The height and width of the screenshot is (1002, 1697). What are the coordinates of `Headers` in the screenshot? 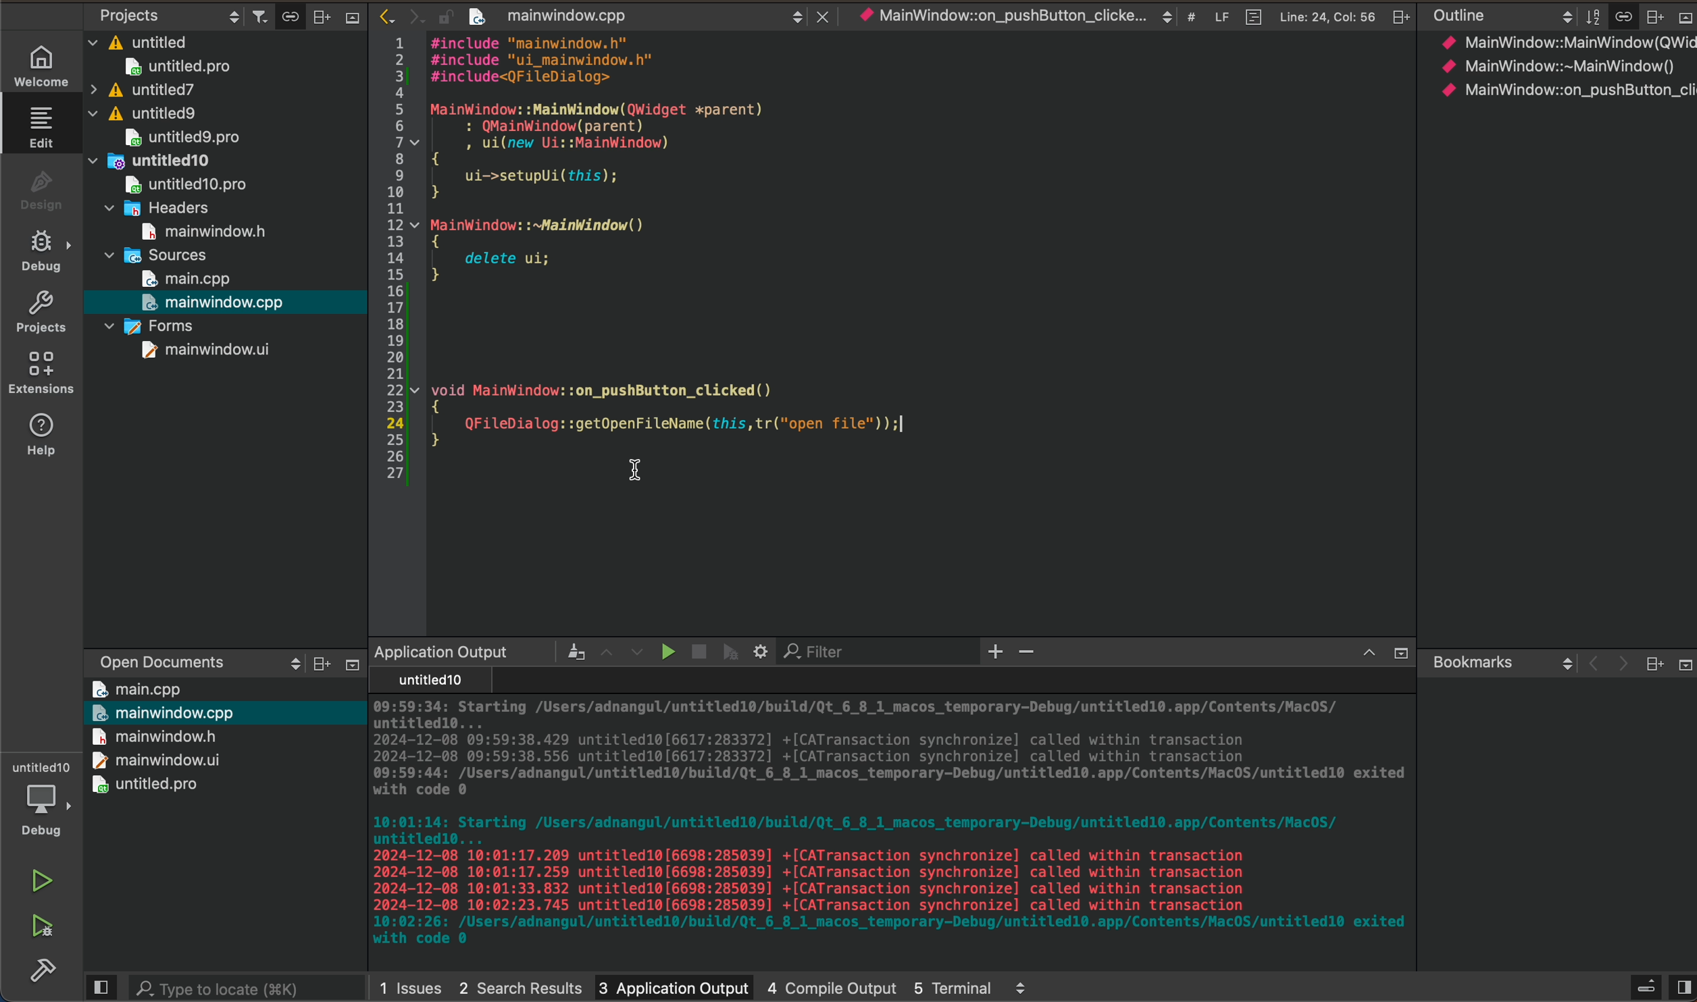 It's located at (161, 206).